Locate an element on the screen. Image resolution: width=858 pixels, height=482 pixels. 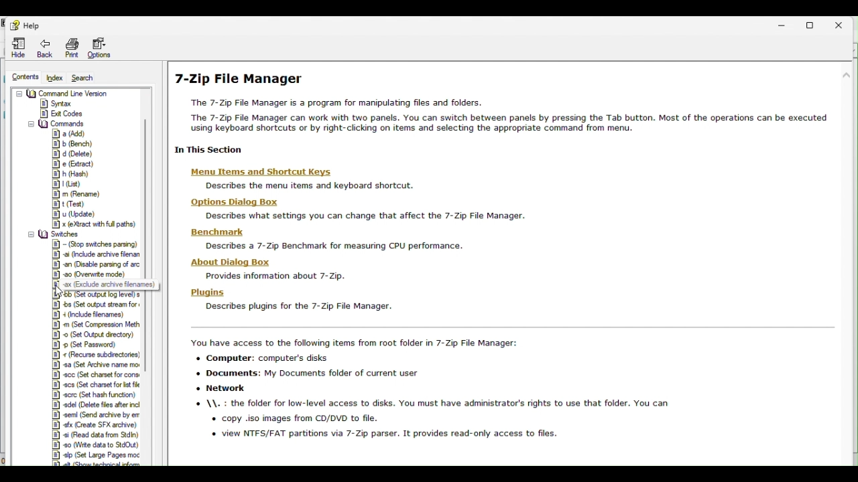
Print is located at coordinates (71, 46).